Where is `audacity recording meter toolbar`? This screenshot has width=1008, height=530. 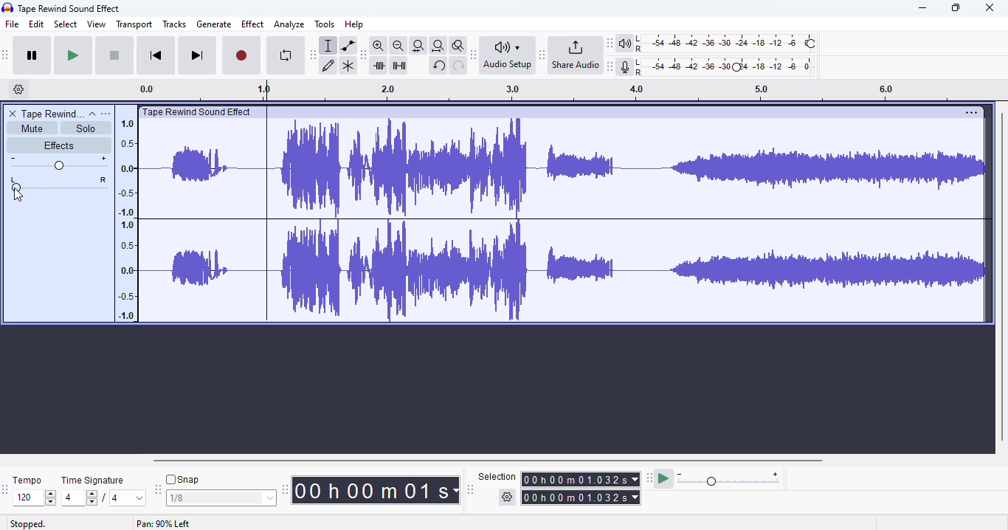
audacity recording meter toolbar is located at coordinates (610, 66).